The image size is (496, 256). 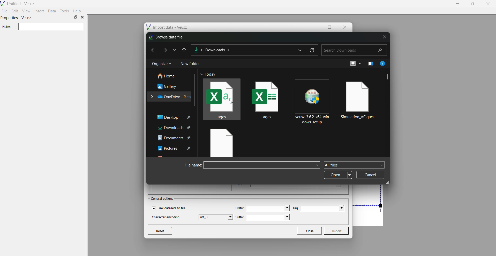 I want to click on maximise, so click(x=76, y=17).